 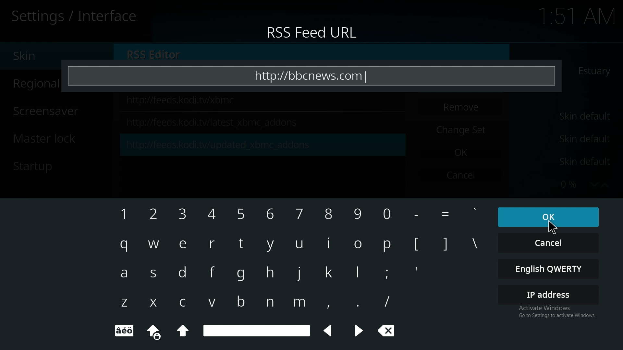 I want to click on keyboard Input, so click(x=300, y=213).